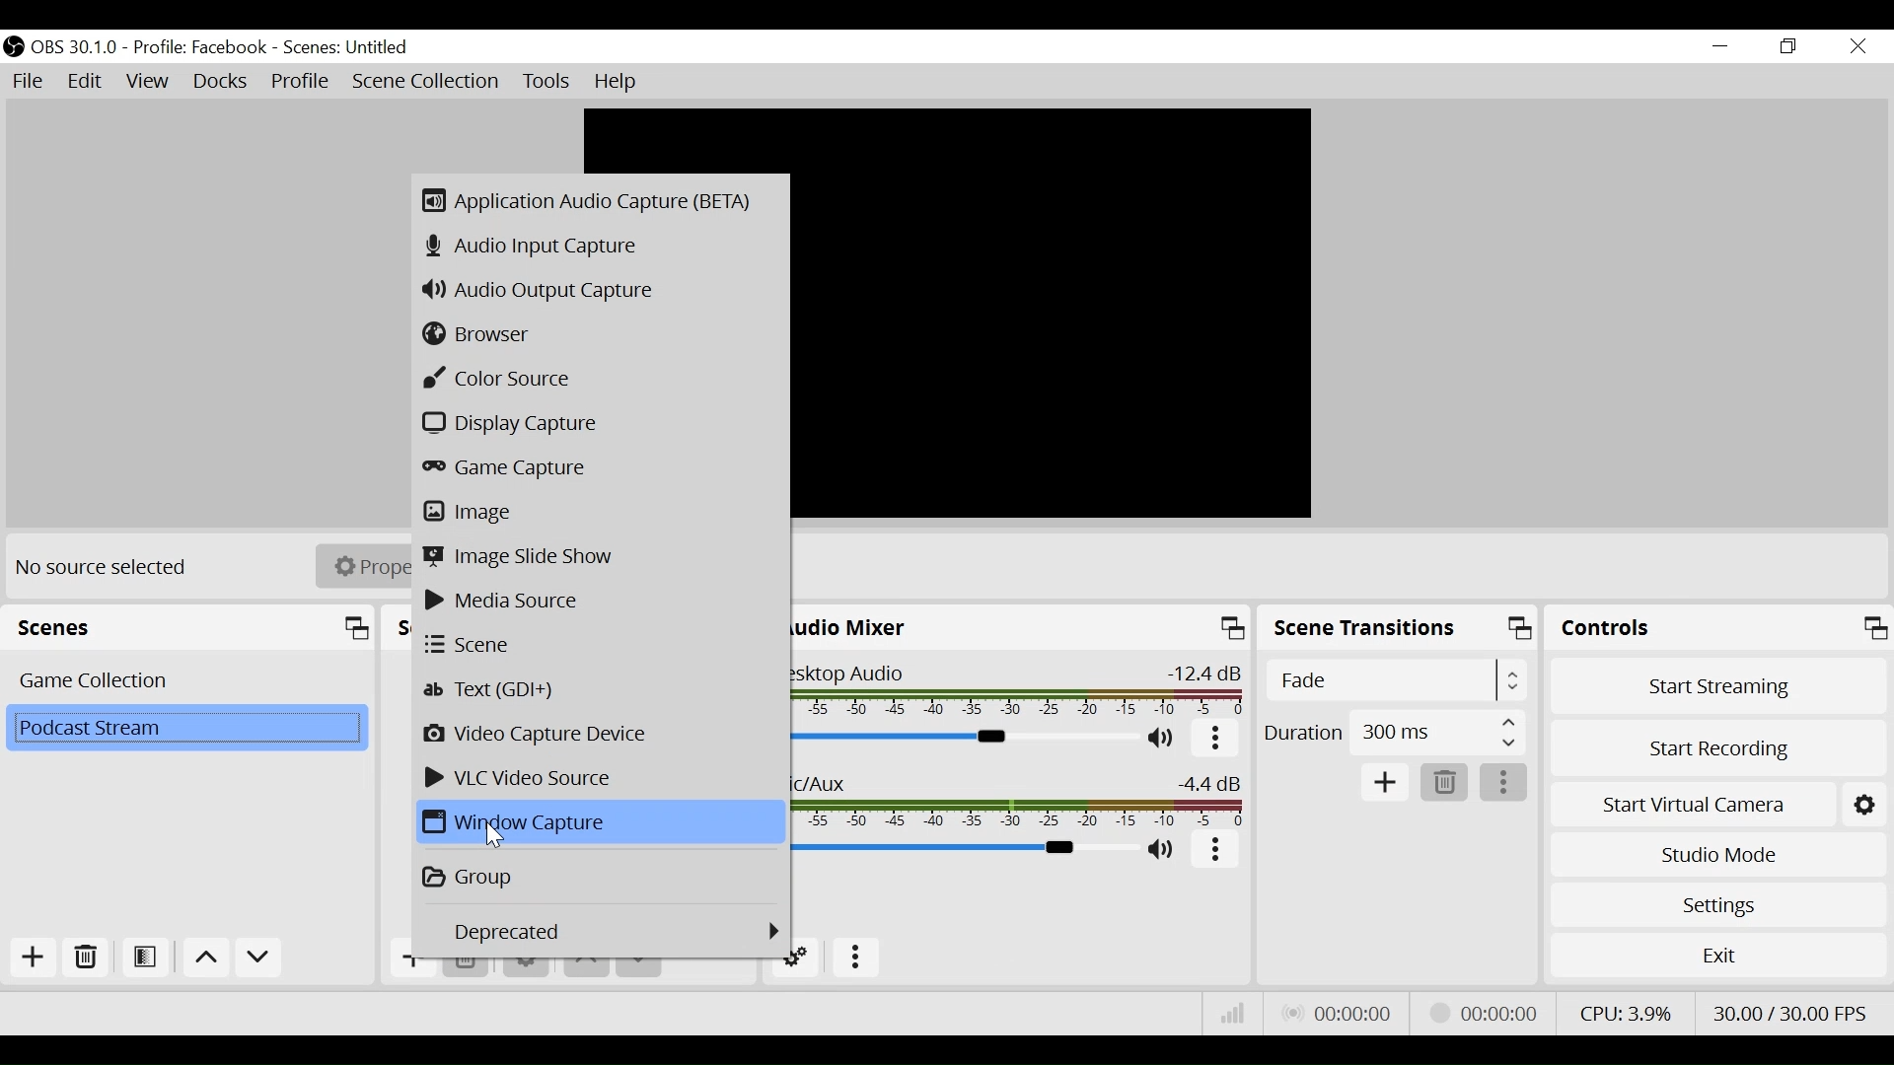 This screenshot has height=1065, width=1894. What do you see at coordinates (601, 557) in the screenshot?
I see `Image Slide-Show` at bounding box center [601, 557].